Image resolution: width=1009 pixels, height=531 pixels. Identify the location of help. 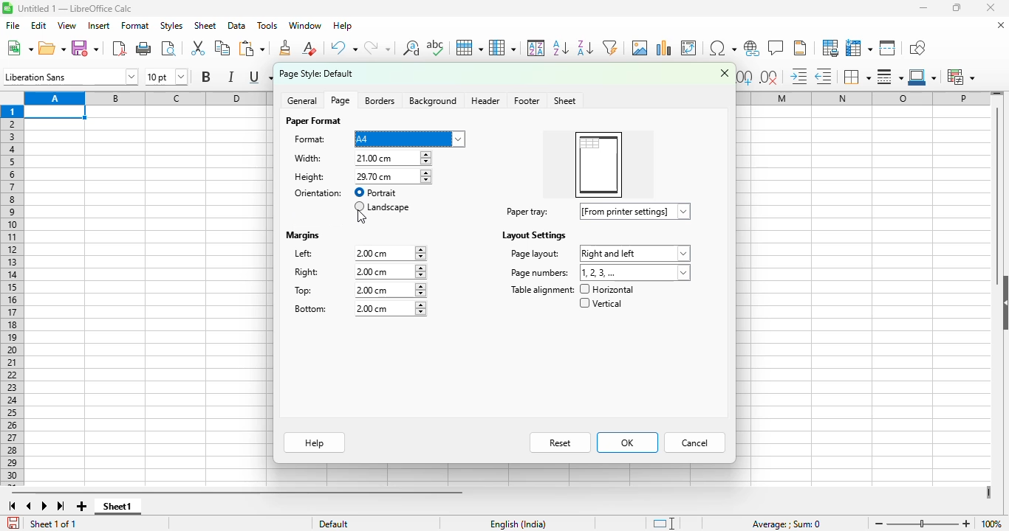
(343, 25).